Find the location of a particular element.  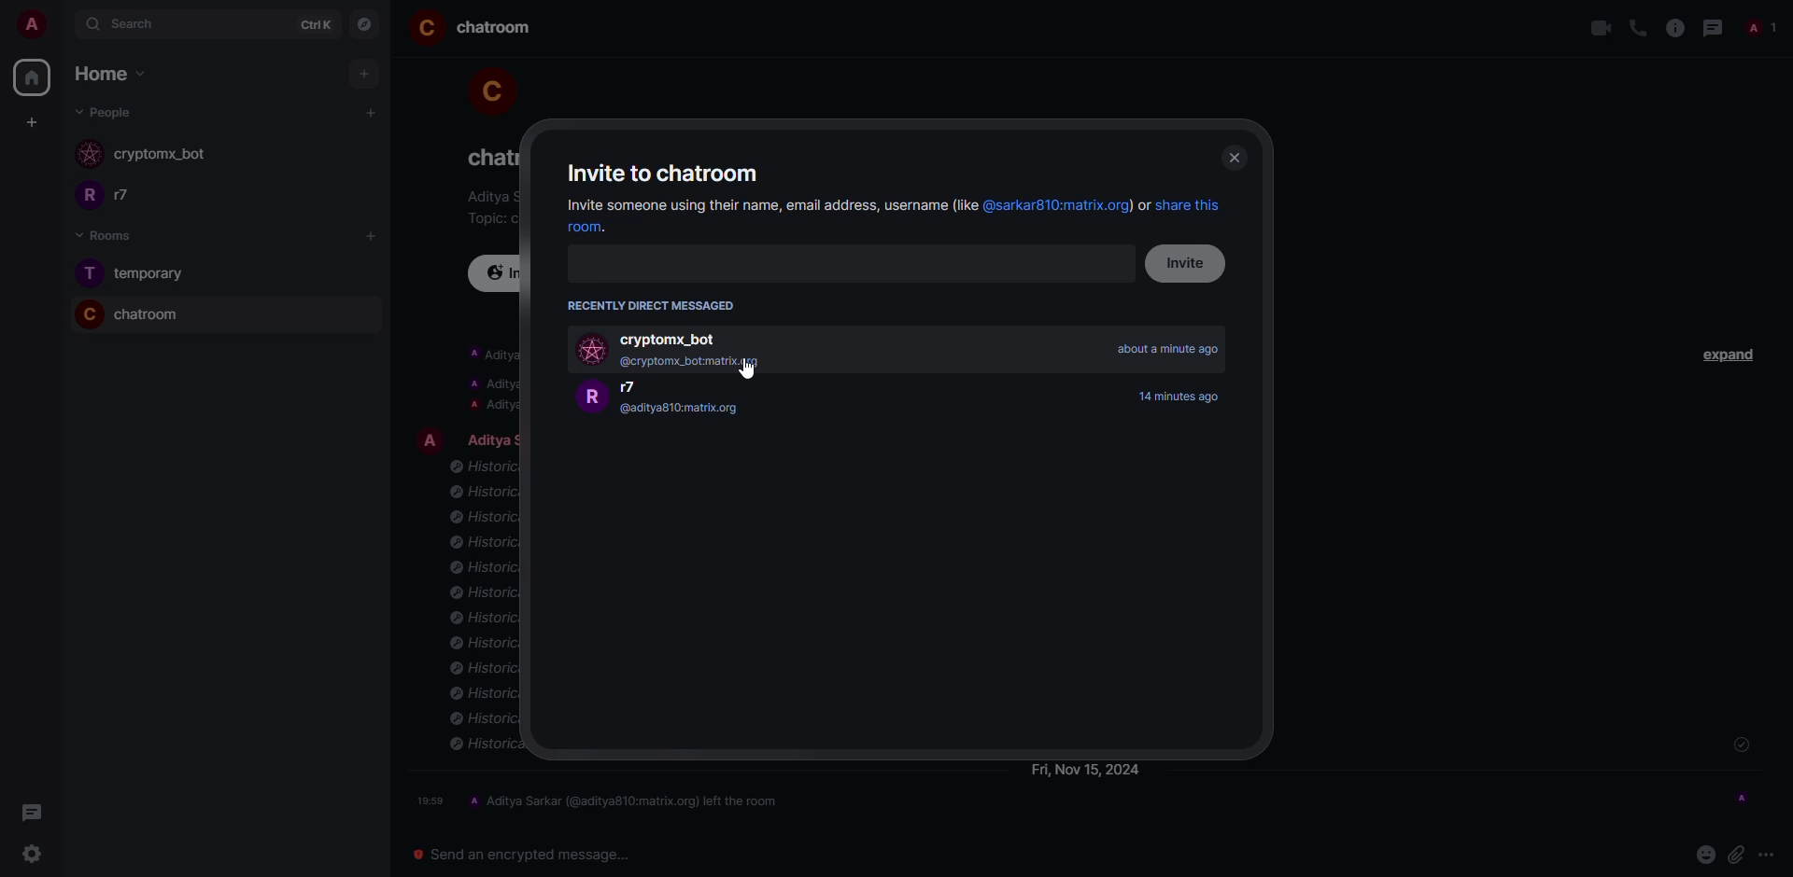

home is located at coordinates (101, 74).